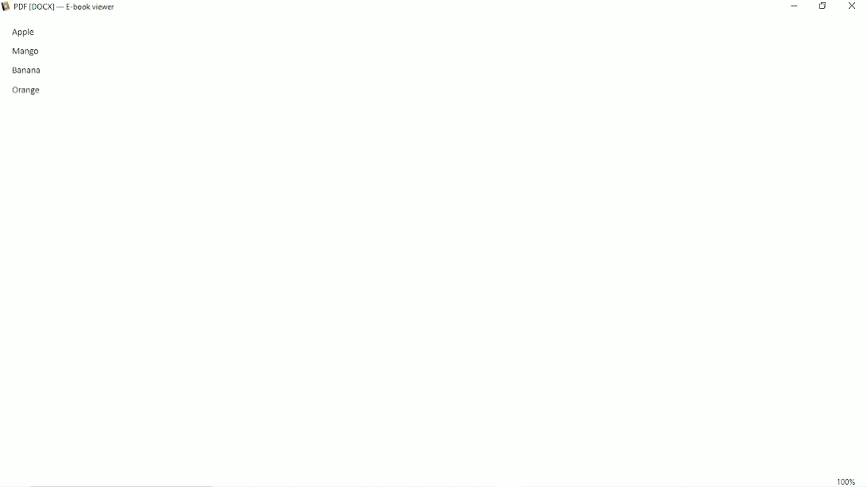 This screenshot has height=487, width=867. I want to click on 100%, so click(846, 481).